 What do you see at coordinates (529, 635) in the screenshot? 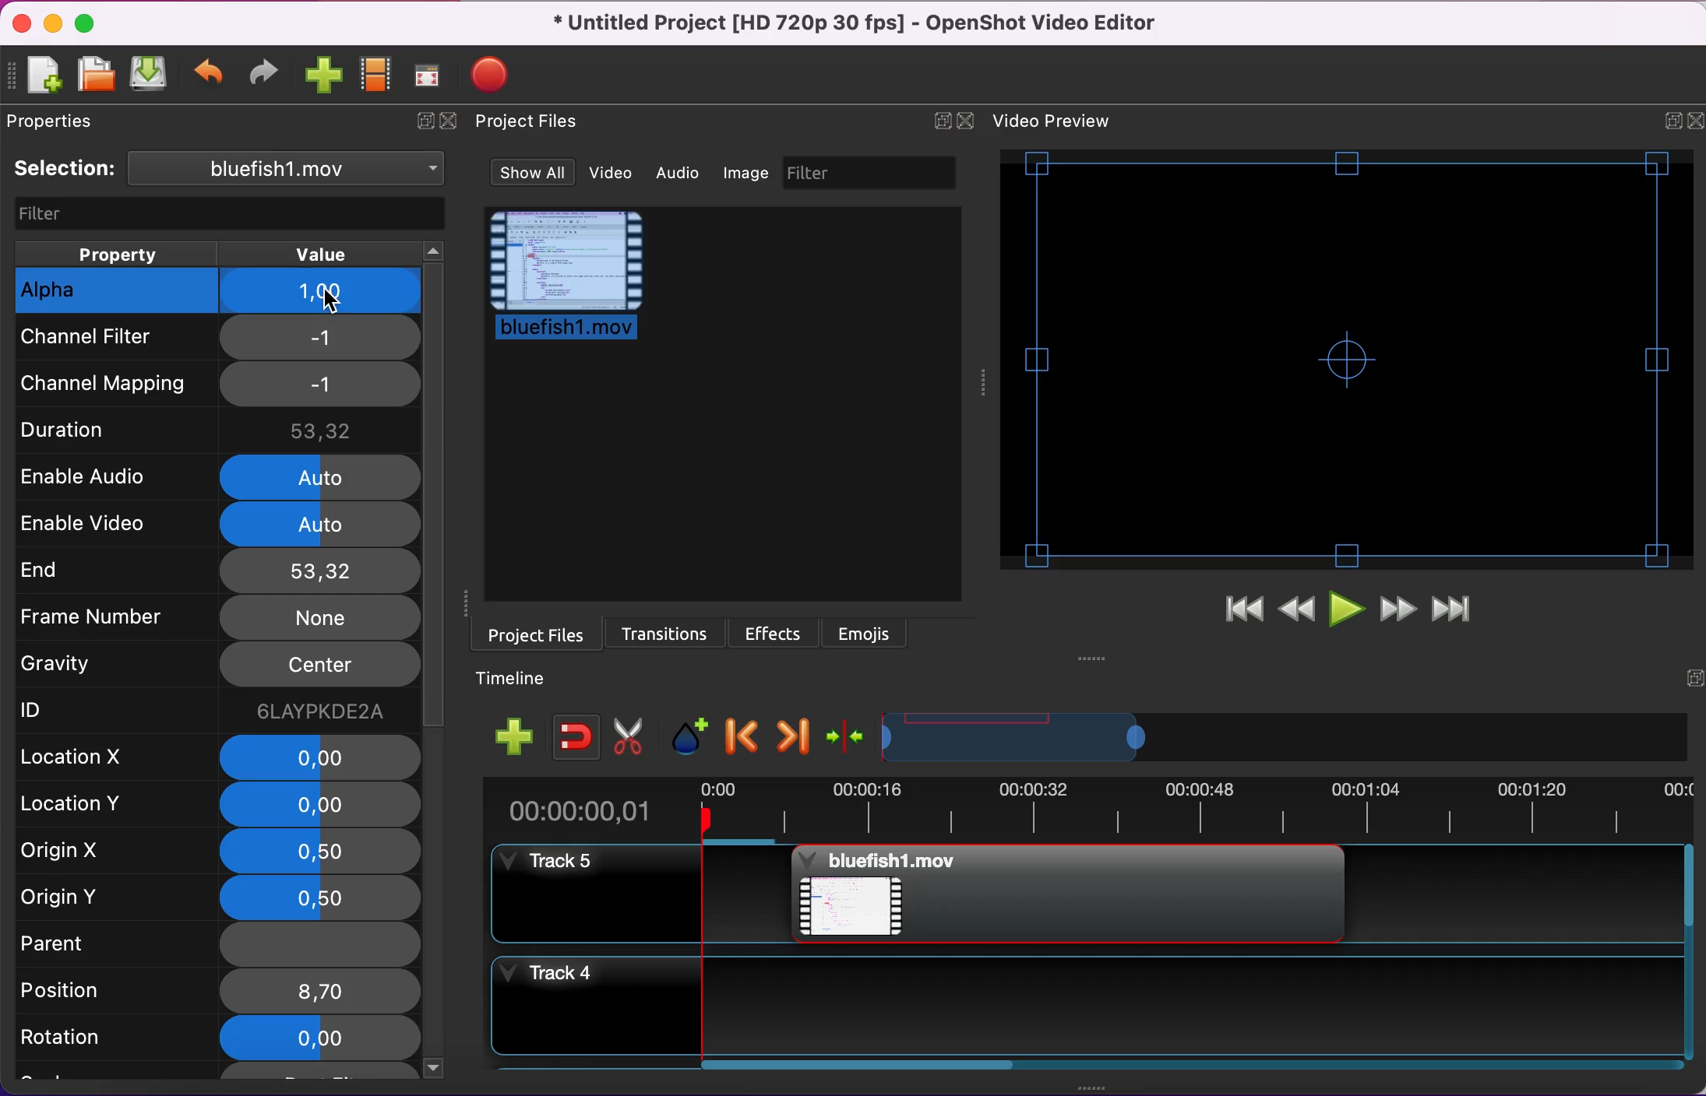
I see `project files` at bounding box center [529, 635].